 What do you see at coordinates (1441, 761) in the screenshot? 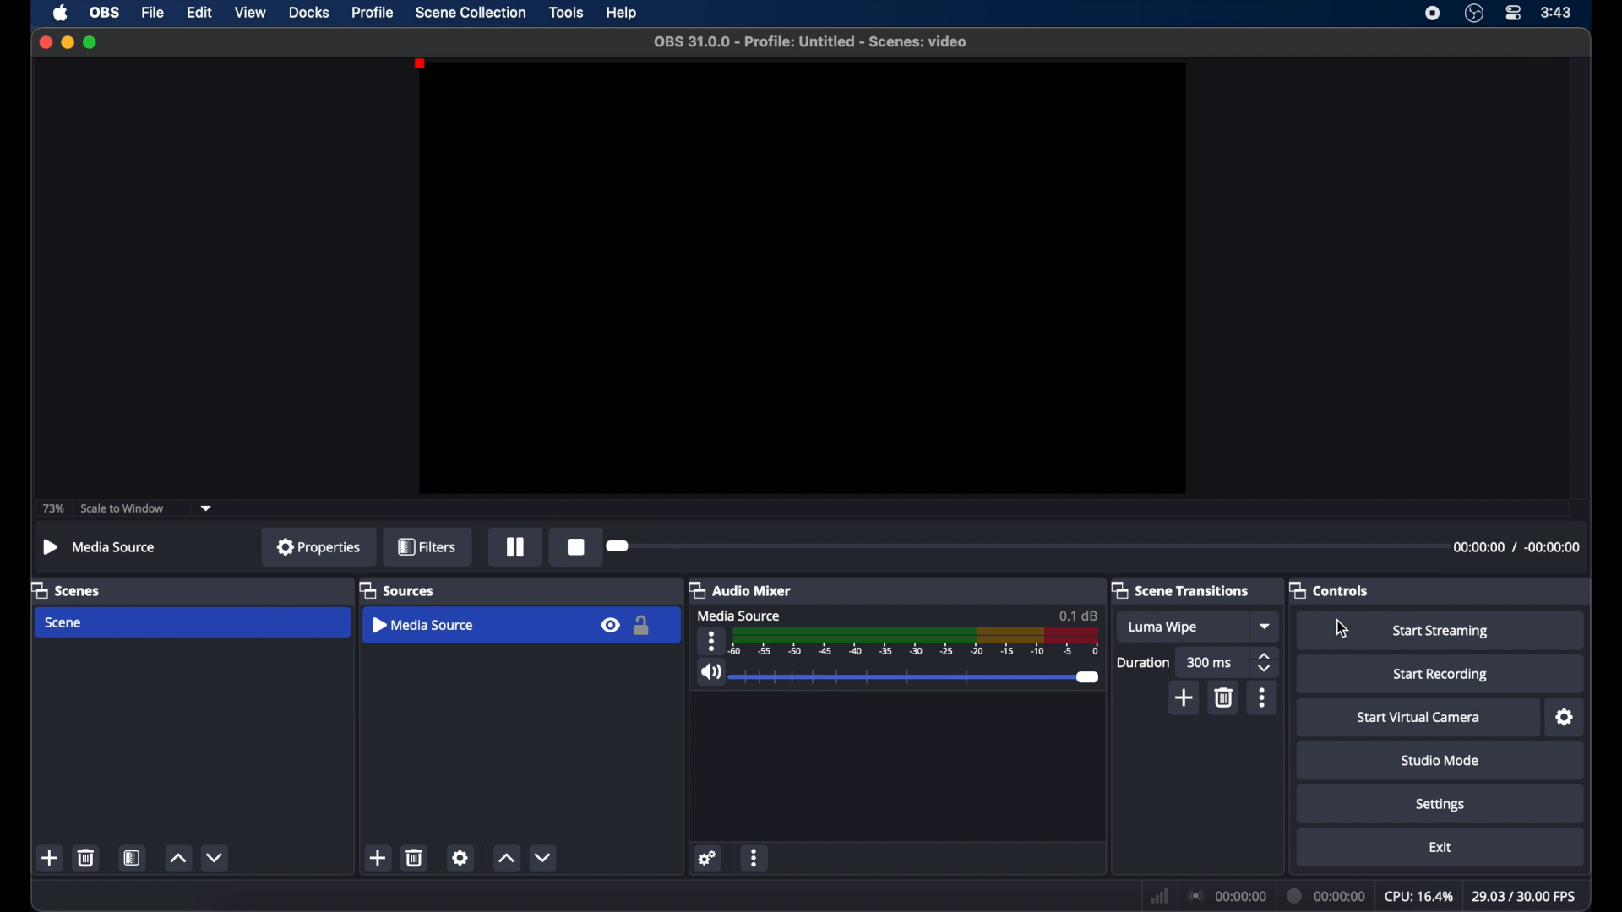
I see `studio mode` at bounding box center [1441, 761].